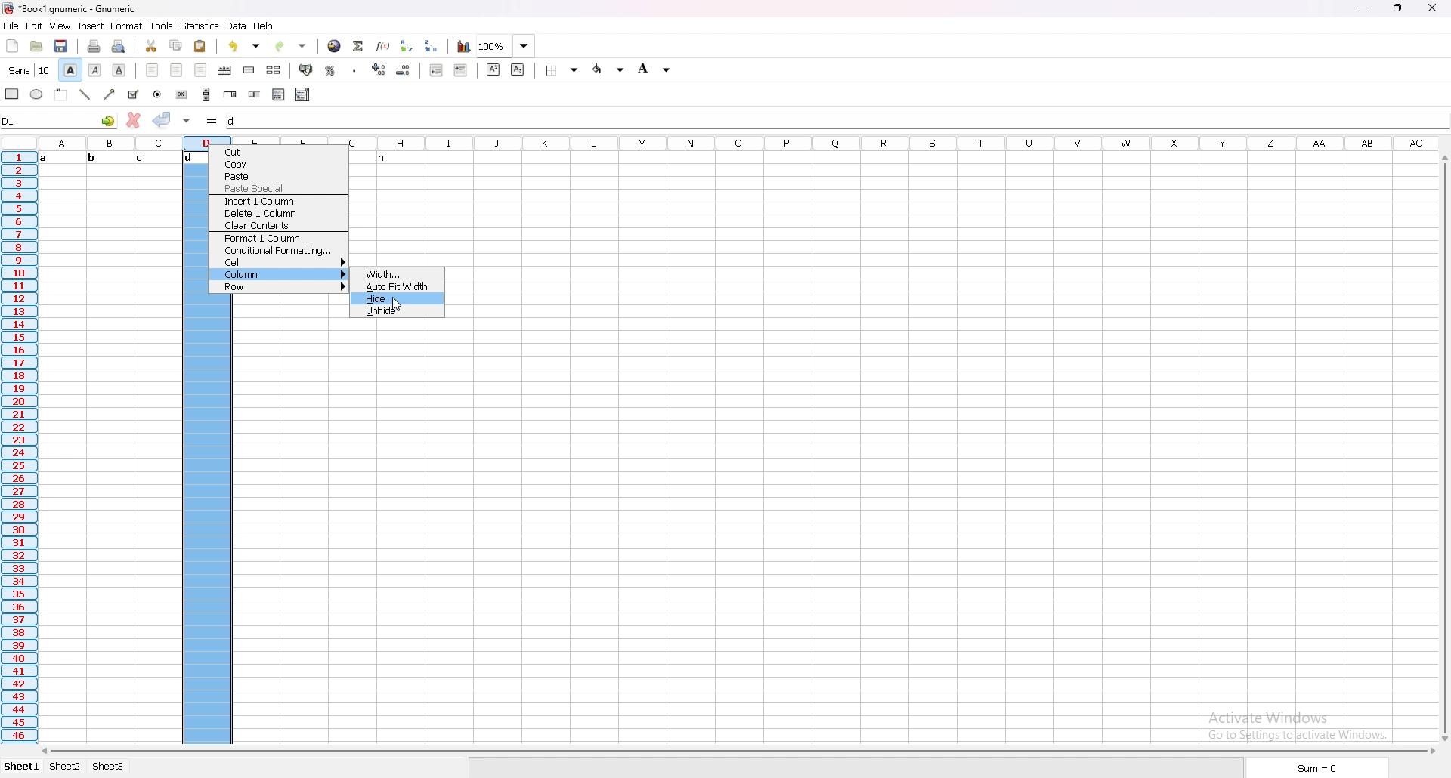 This screenshot has height=778, width=1451. What do you see at coordinates (162, 26) in the screenshot?
I see `tools` at bounding box center [162, 26].